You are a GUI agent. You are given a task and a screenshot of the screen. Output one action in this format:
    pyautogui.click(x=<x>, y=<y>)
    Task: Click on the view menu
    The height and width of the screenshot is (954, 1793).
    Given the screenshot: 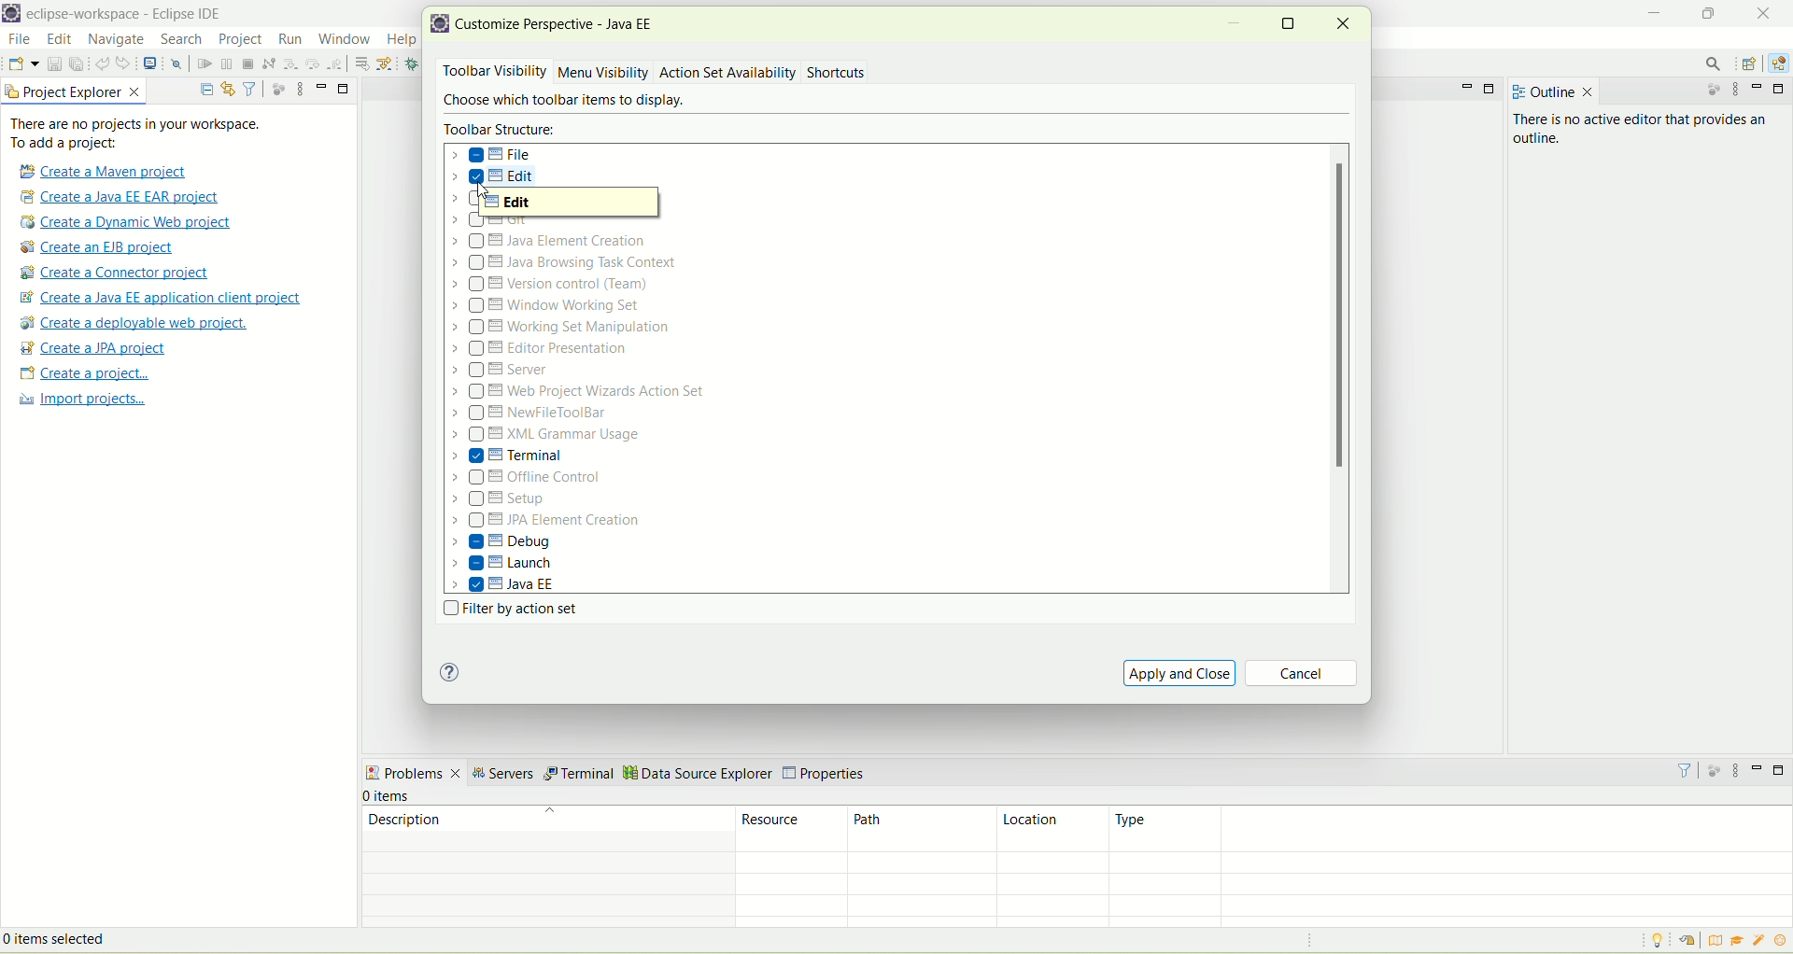 What is the action you would take?
    pyautogui.click(x=1740, y=91)
    